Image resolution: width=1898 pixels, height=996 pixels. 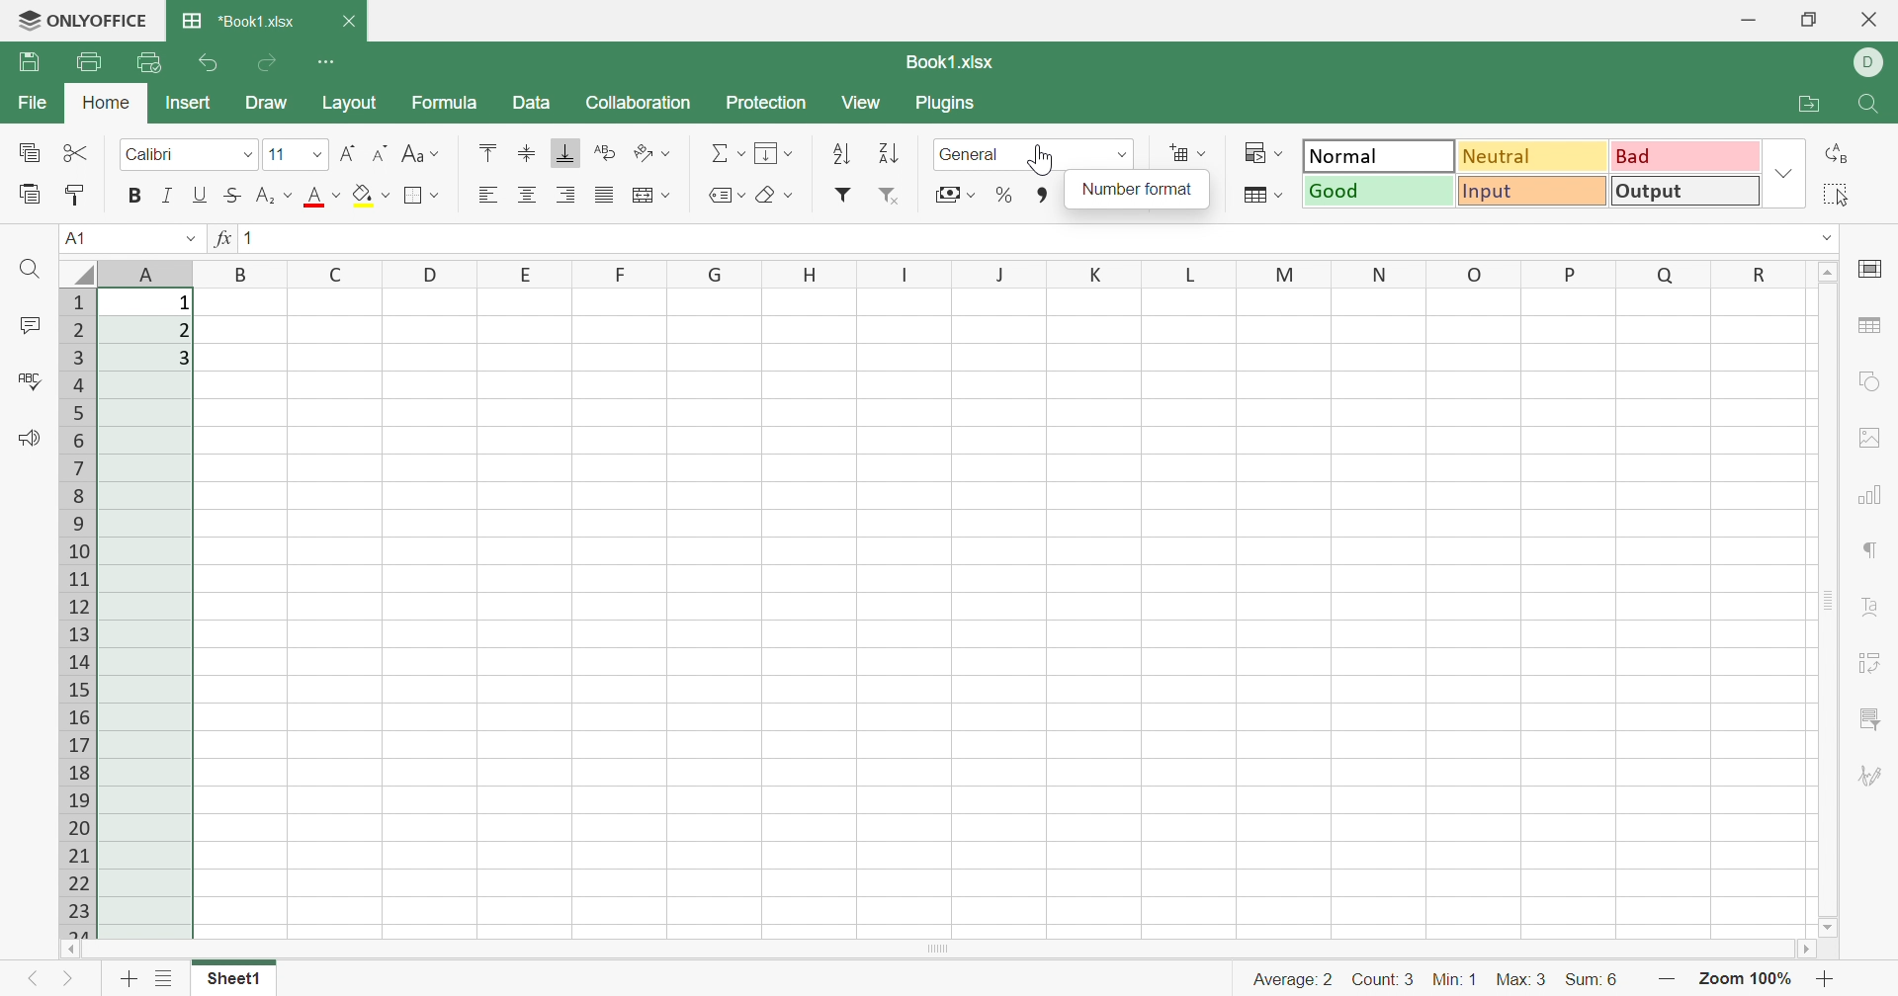 I want to click on Wrap text, so click(x=608, y=151).